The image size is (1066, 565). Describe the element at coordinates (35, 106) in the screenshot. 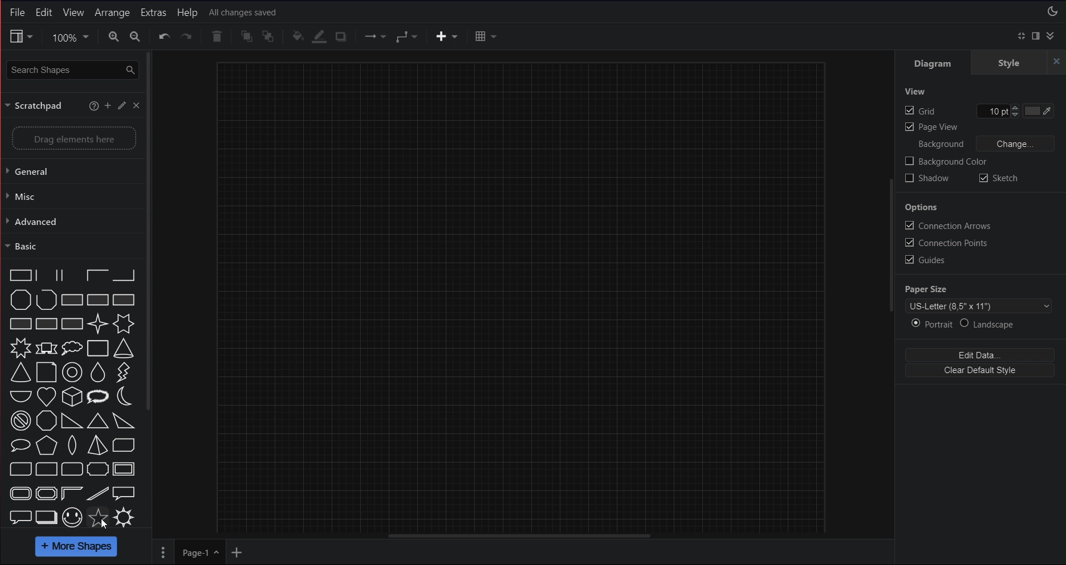

I see `Scratchpad` at that location.